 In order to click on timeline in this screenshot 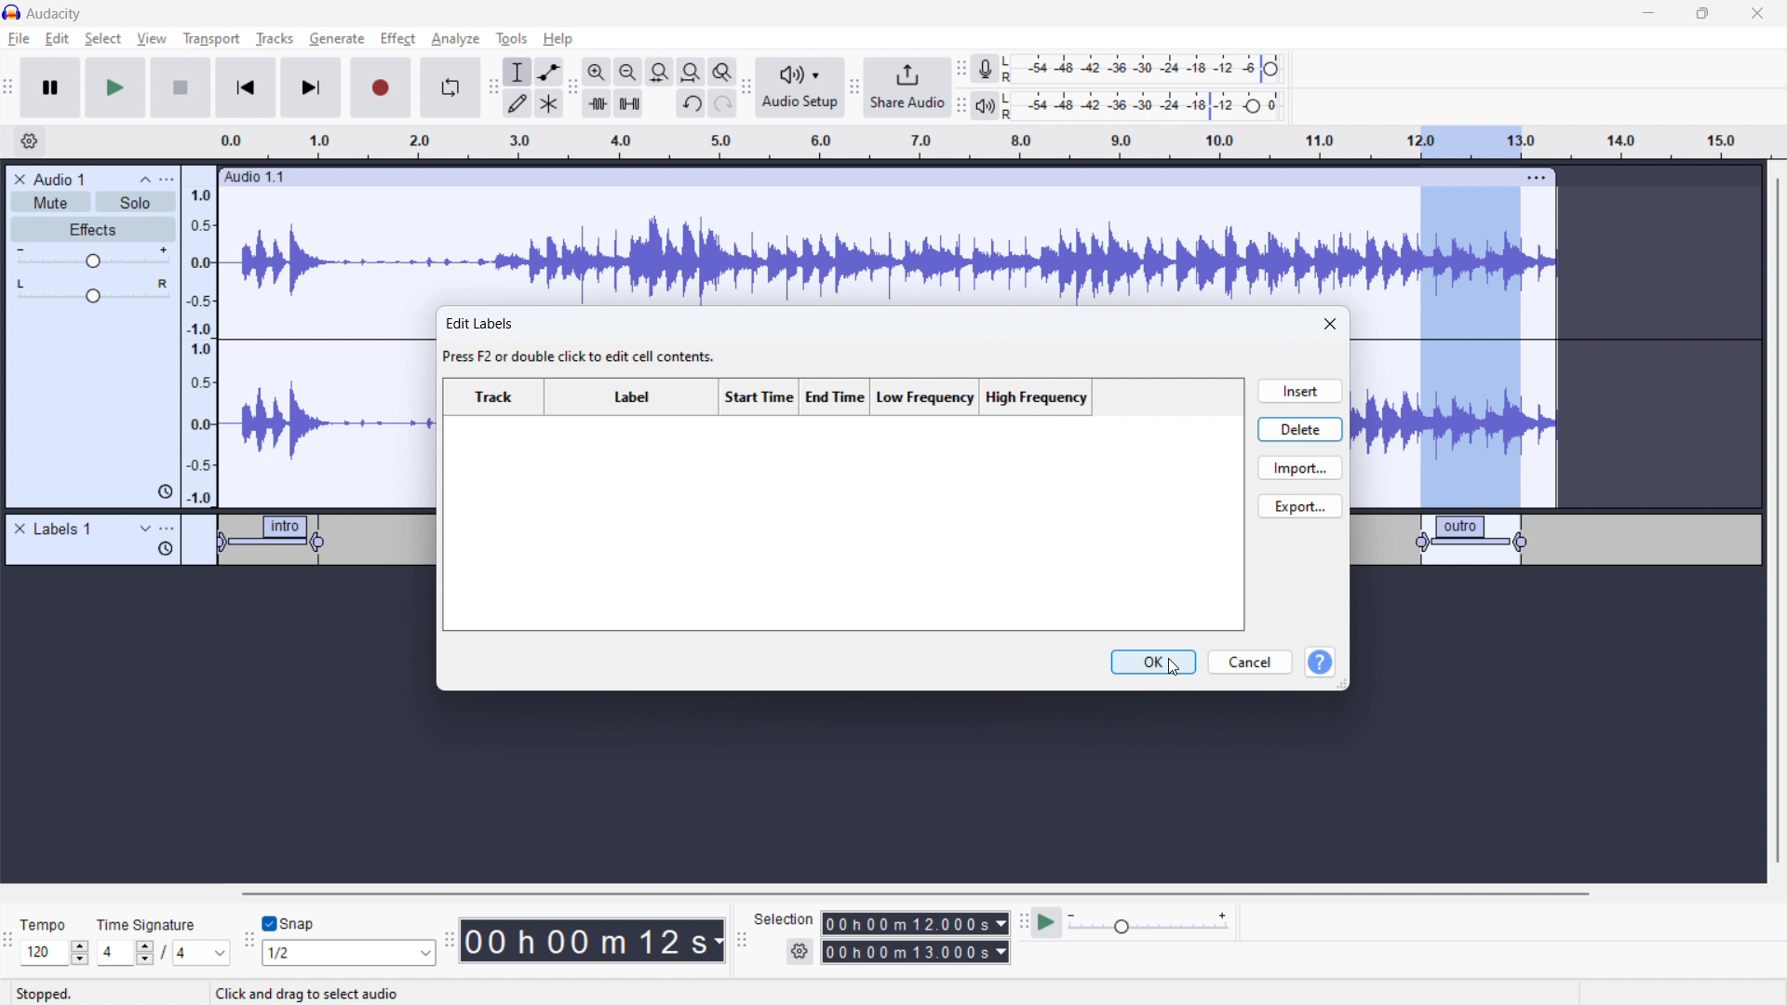, I will do `click(889, 781)`.